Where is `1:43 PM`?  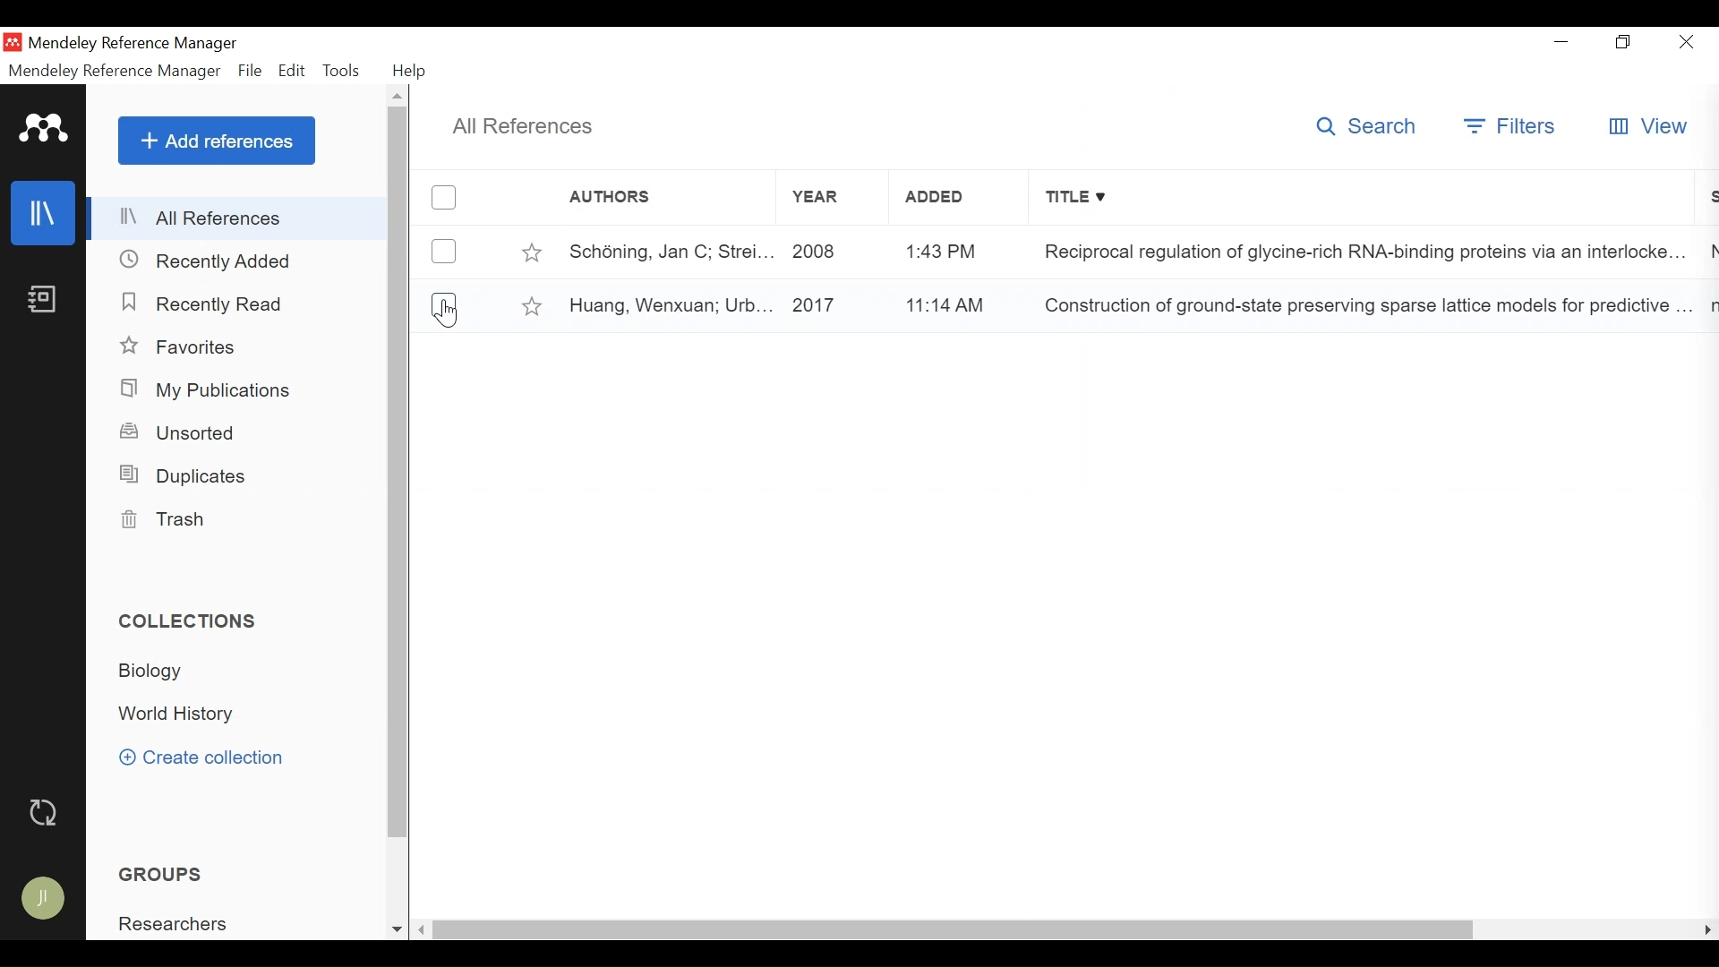
1:43 PM is located at coordinates (939, 251).